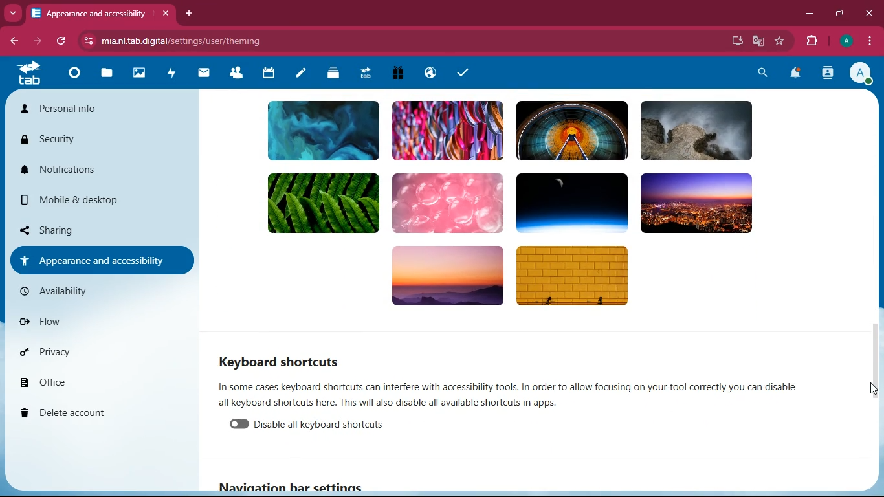 The width and height of the screenshot is (884, 497). What do you see at coordinates (97, 261) in the screenshot?
I see `appearance` at bounding box center [97, 261].